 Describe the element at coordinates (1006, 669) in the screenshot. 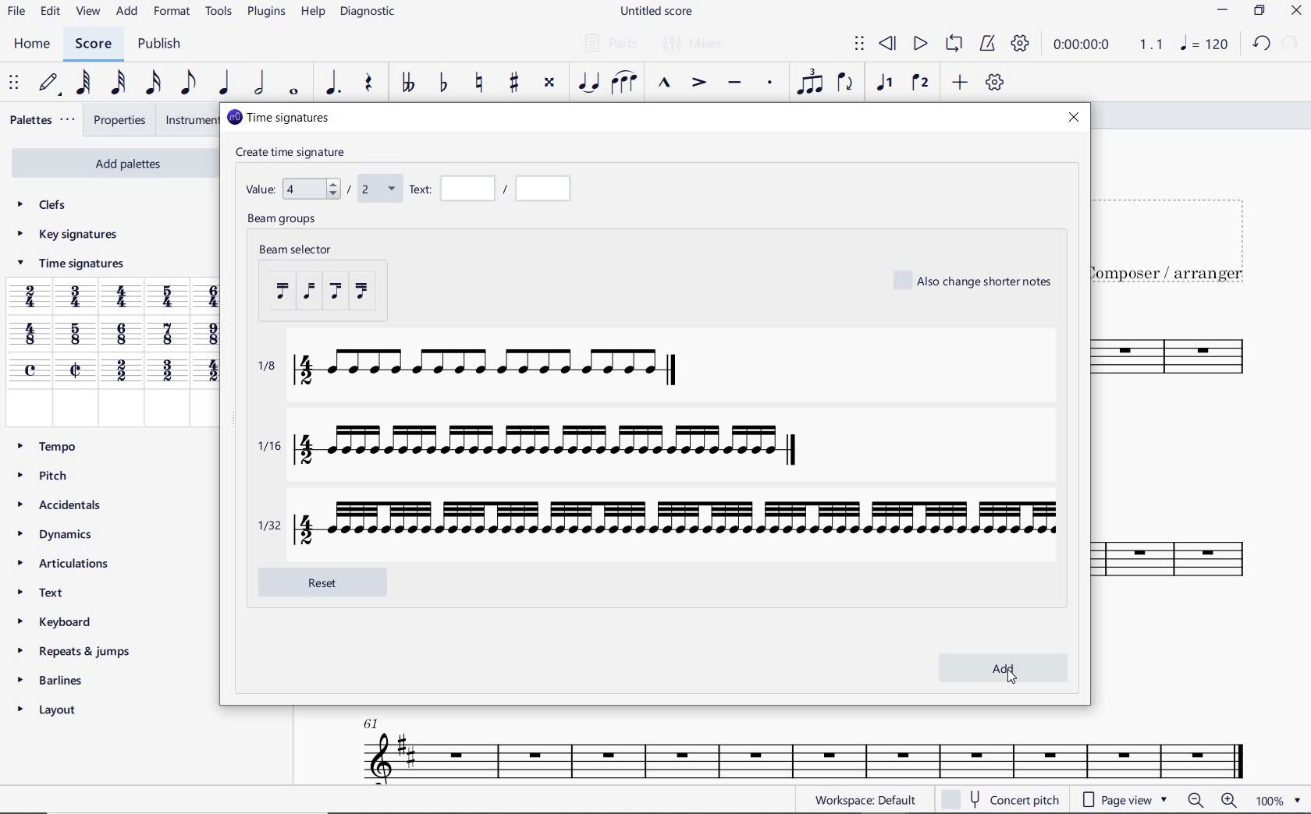

I see `add` at that location.